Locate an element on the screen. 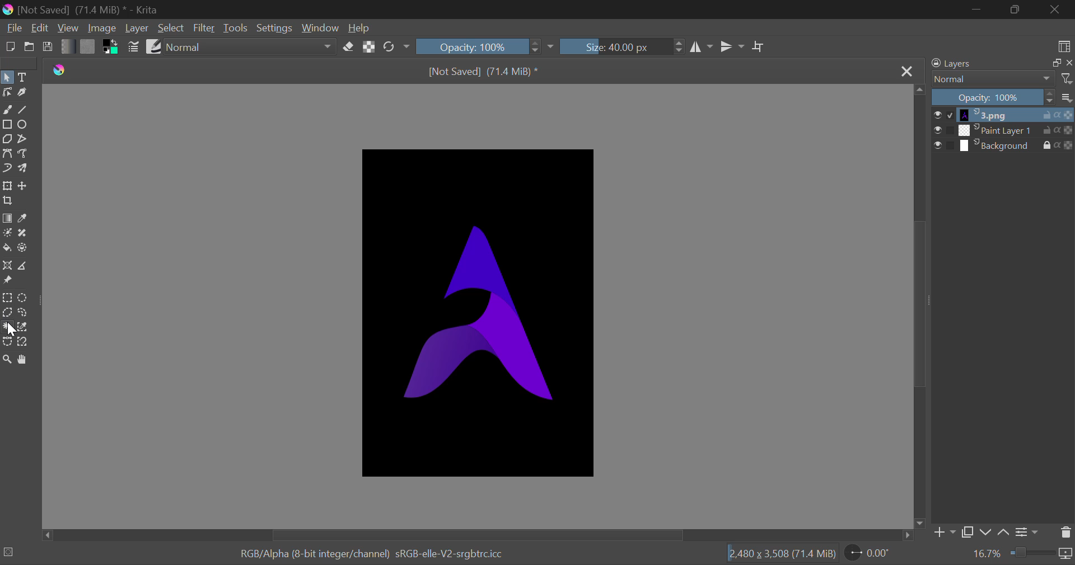  Eyedropper is located at coordinates (26, 219).